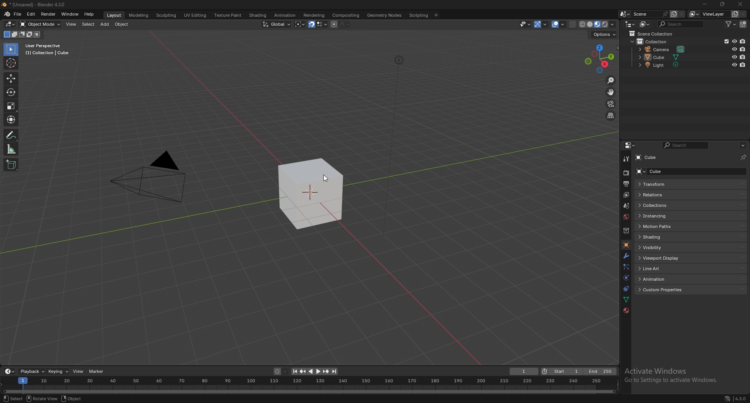 The height and width of the screenshot is (403, 750). Describe the element at coordinates (663, 57) in the screenshot. I see `cube` at that location.